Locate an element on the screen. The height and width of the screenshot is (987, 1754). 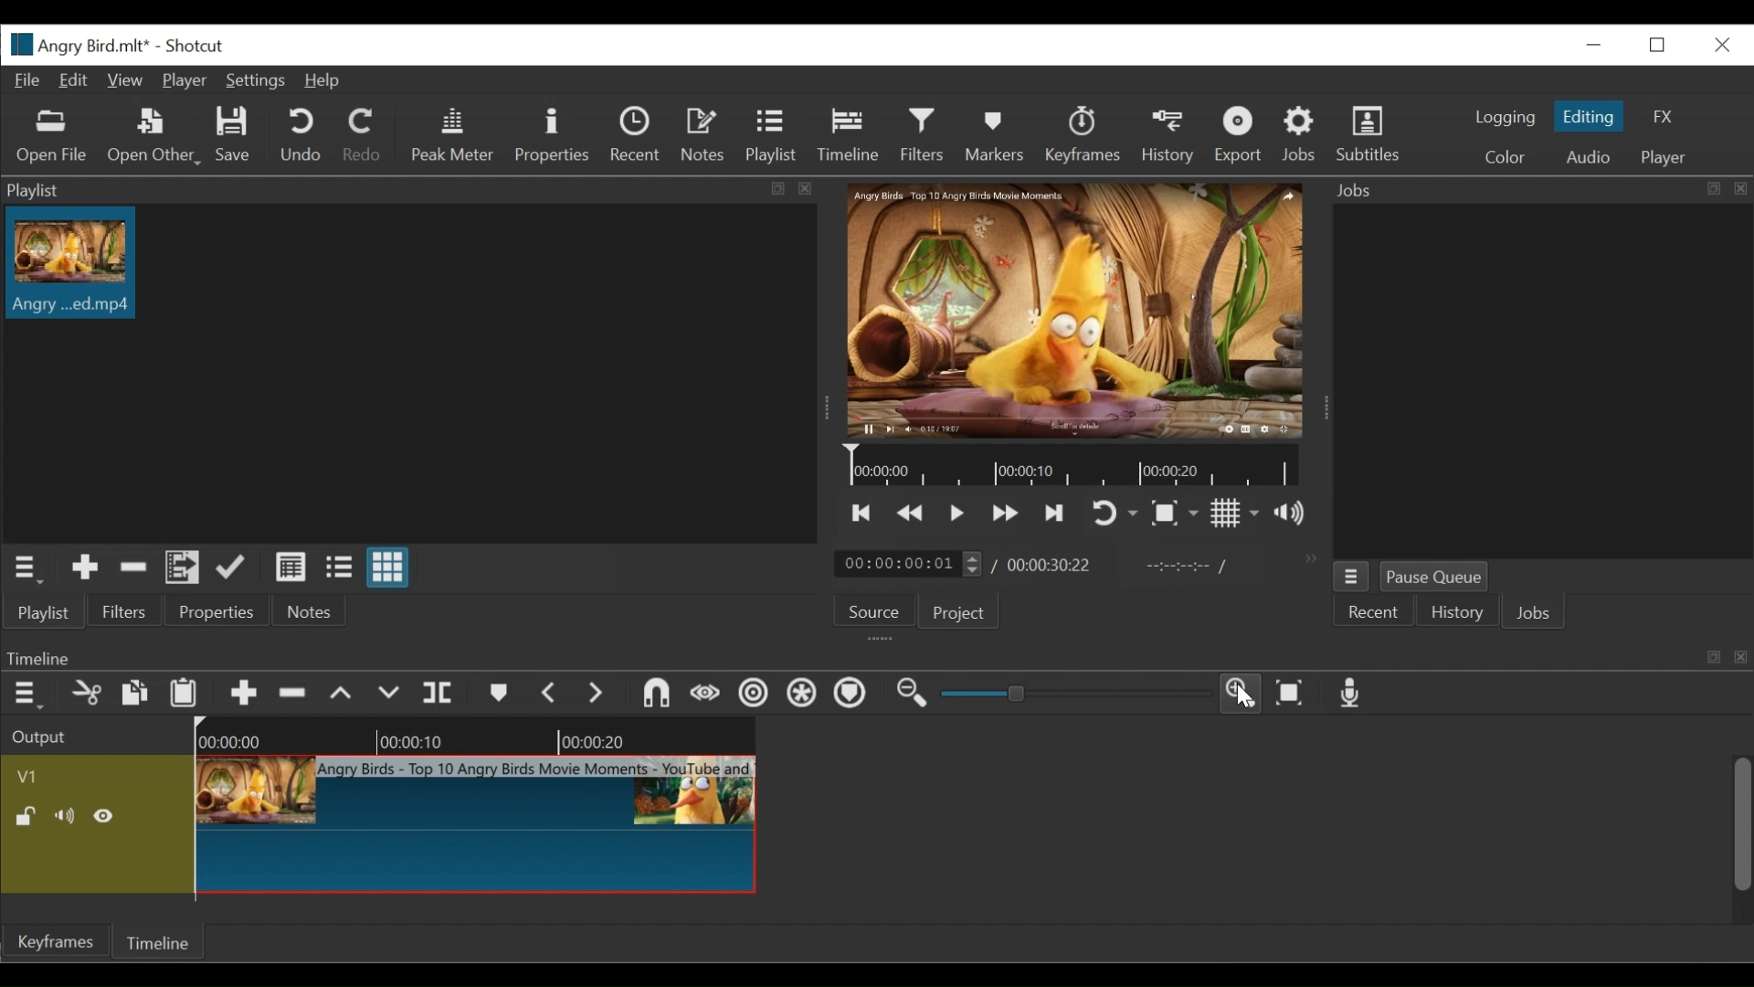
Timeline is located at coordinates (473, 733).